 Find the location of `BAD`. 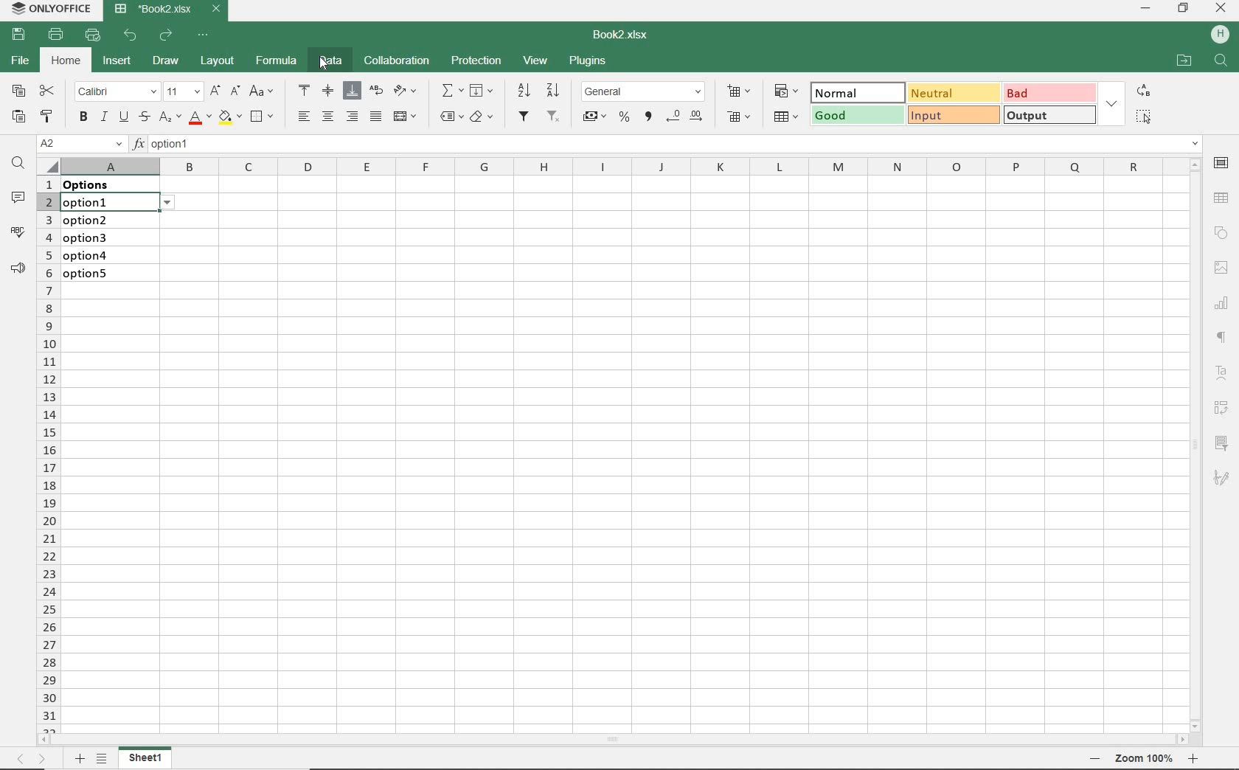

BAD is located at coordinates (1051, 92).